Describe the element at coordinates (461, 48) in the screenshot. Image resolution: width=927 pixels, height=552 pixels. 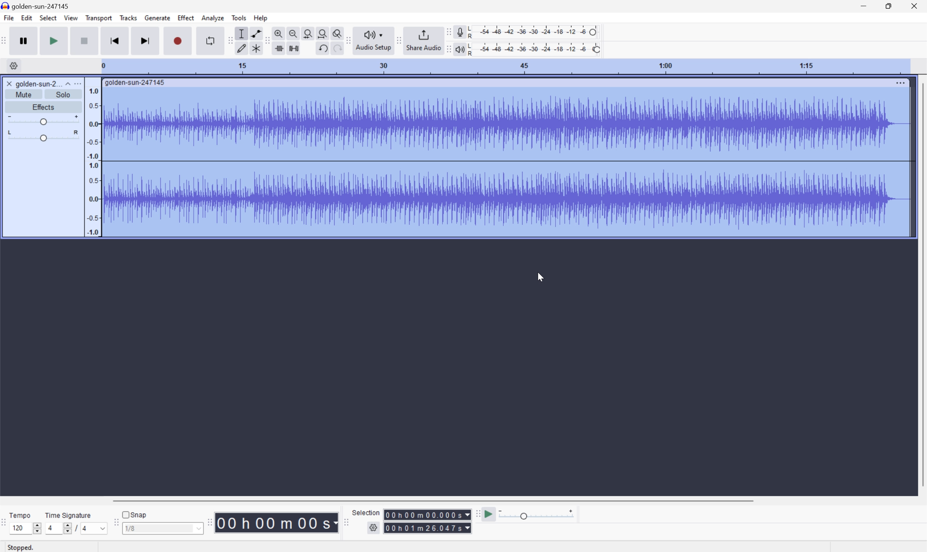
I see `Playback meter` at that location.